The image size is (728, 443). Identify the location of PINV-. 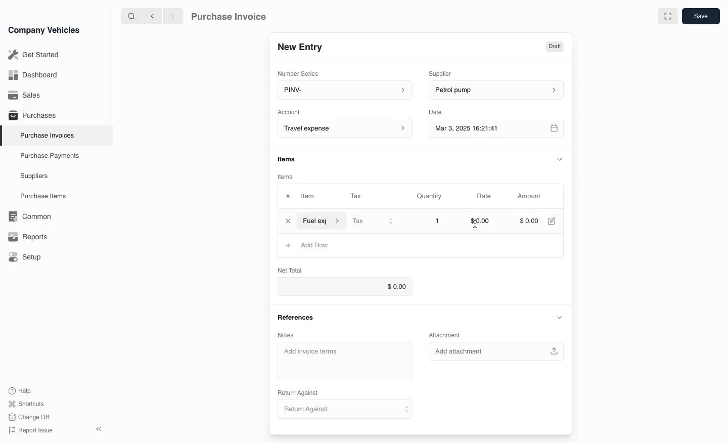
(342, 91).